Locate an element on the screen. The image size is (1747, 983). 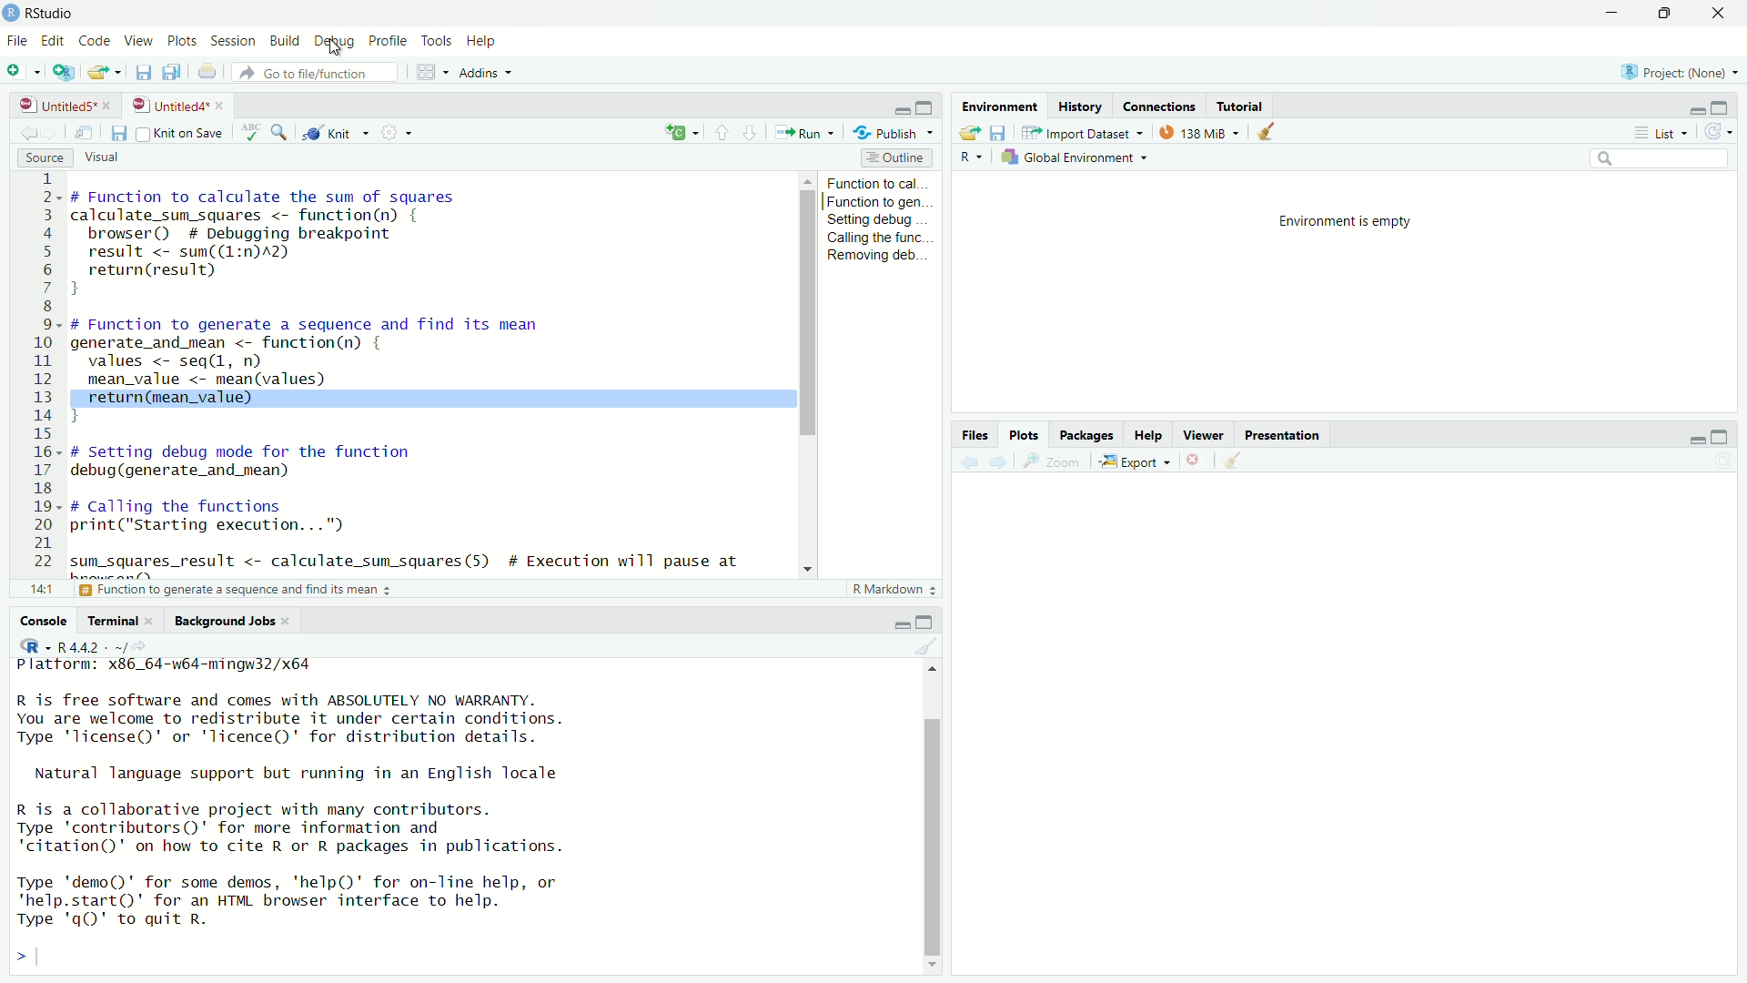
move up is located at coordinates (932, 673).